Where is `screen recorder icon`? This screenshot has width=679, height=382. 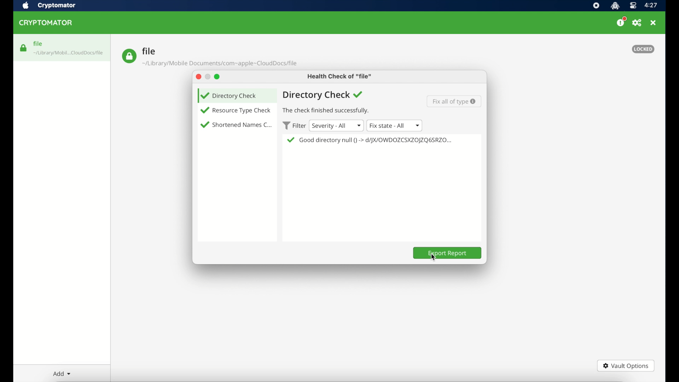
screen recorder icon is located at coordinates (596, 6).